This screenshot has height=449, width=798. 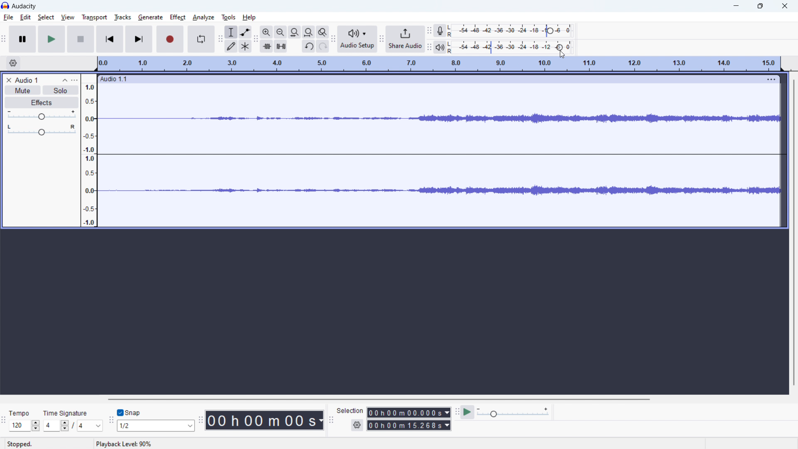 What do you see at coordinates (27, 80) in the screenshot?
I see `project title` at bounding box center [27, 80].